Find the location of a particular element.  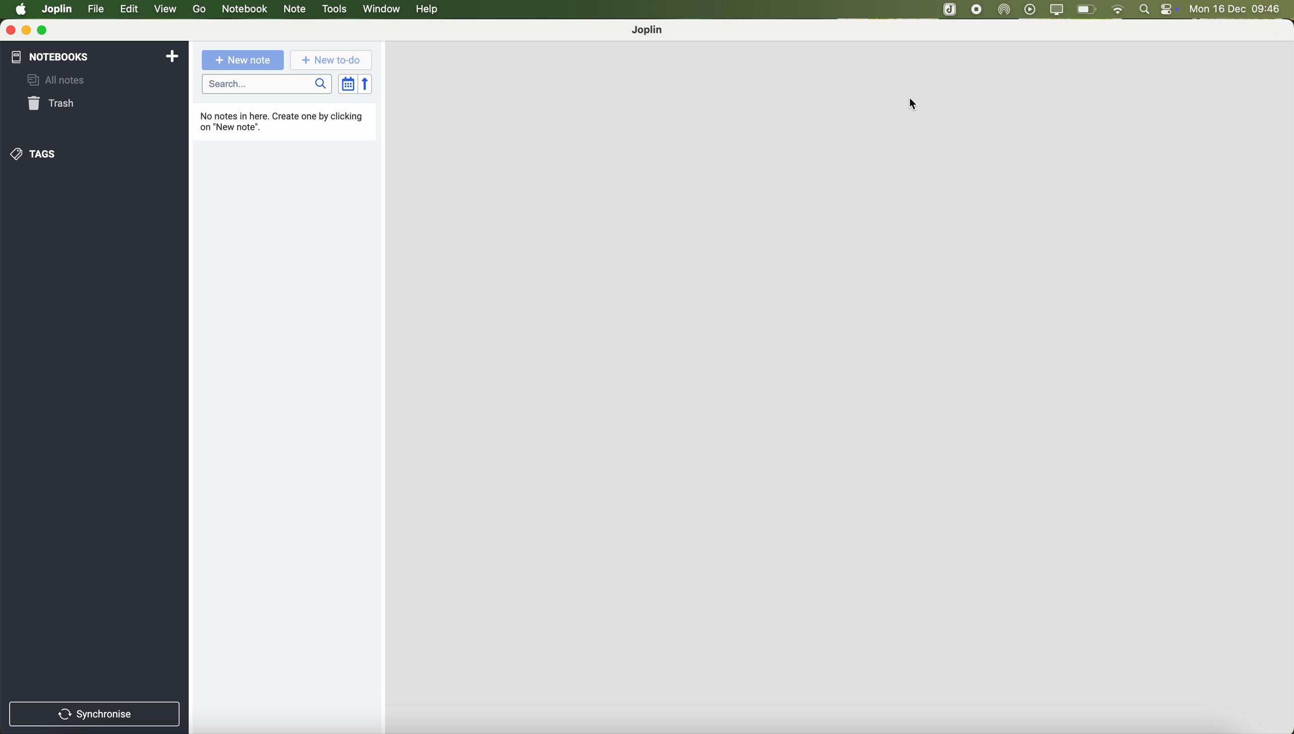

spotlight search is located at coordinates (1146, 9).